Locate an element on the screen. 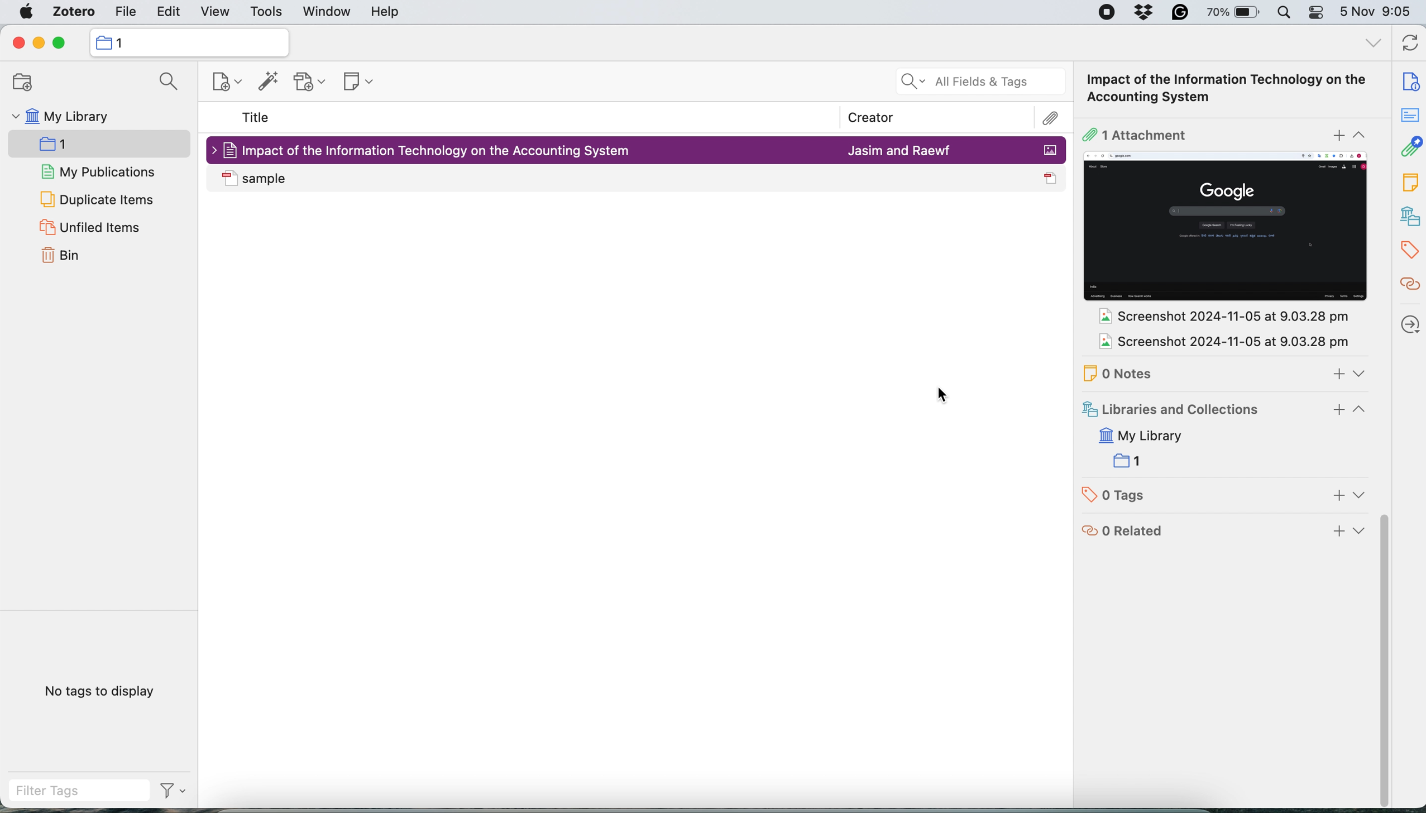 The height and width of the screenshot is (813, 1426). new collection is located at coordinates (18, 83).